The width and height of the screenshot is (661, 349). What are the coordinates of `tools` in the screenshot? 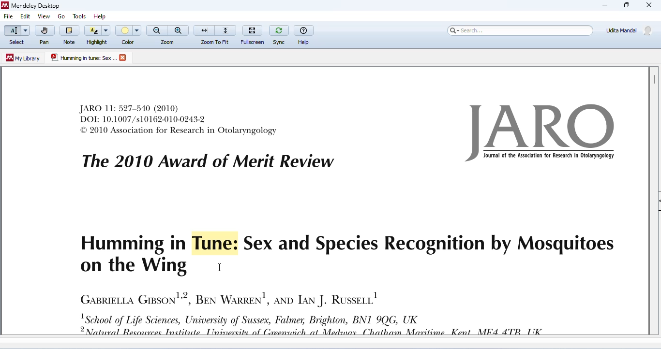 It's located at (78, 15).